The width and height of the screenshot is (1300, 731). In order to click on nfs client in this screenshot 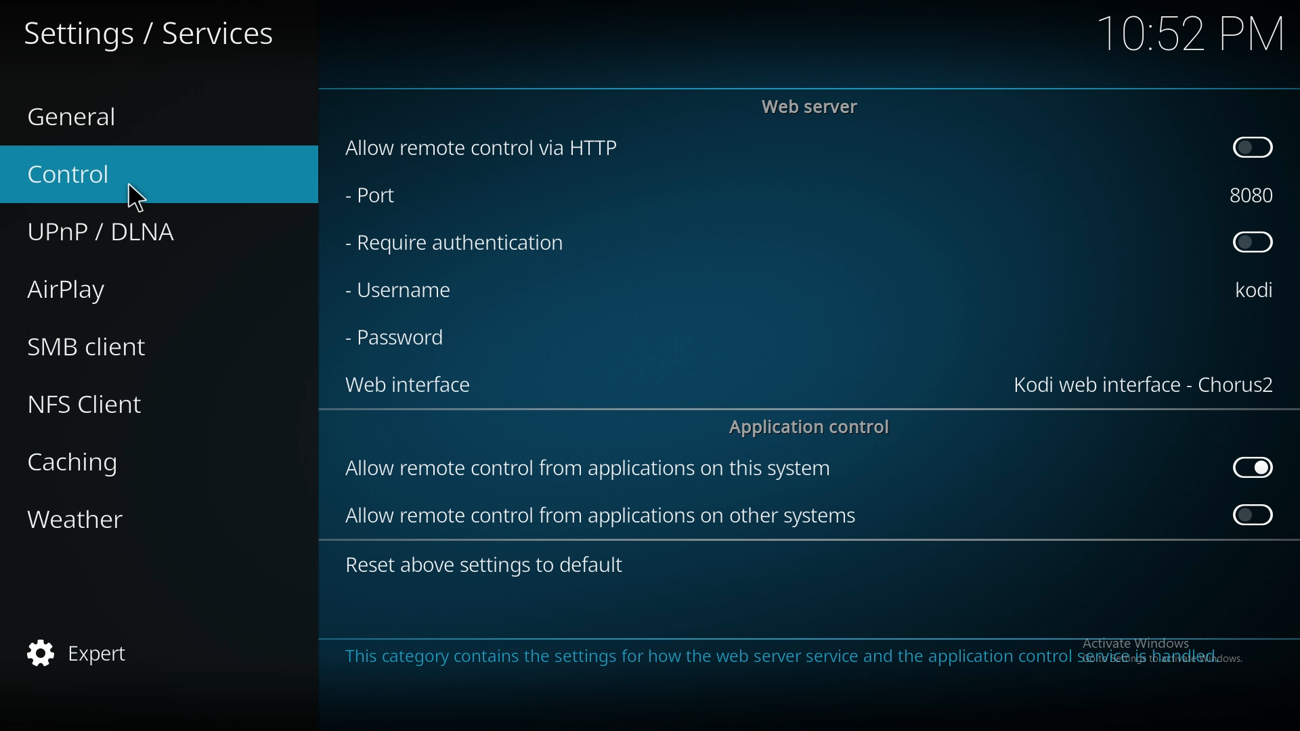, I will do `click(142, 403)`.